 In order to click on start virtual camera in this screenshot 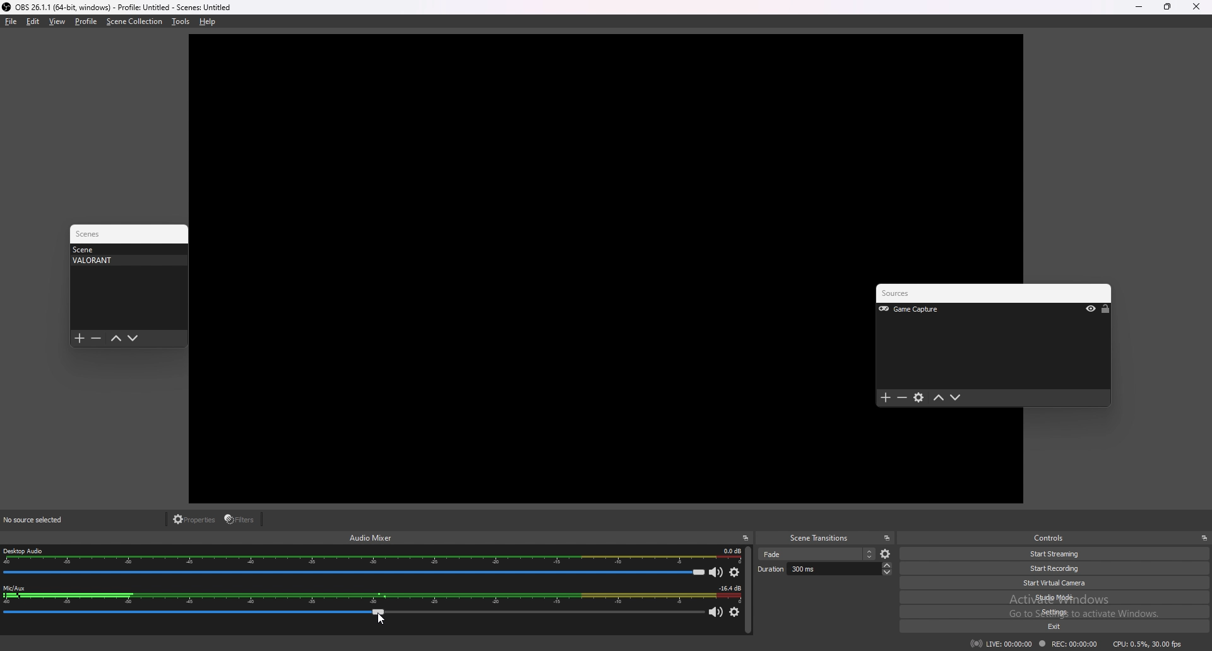, I will do `click(1061, 583)`.